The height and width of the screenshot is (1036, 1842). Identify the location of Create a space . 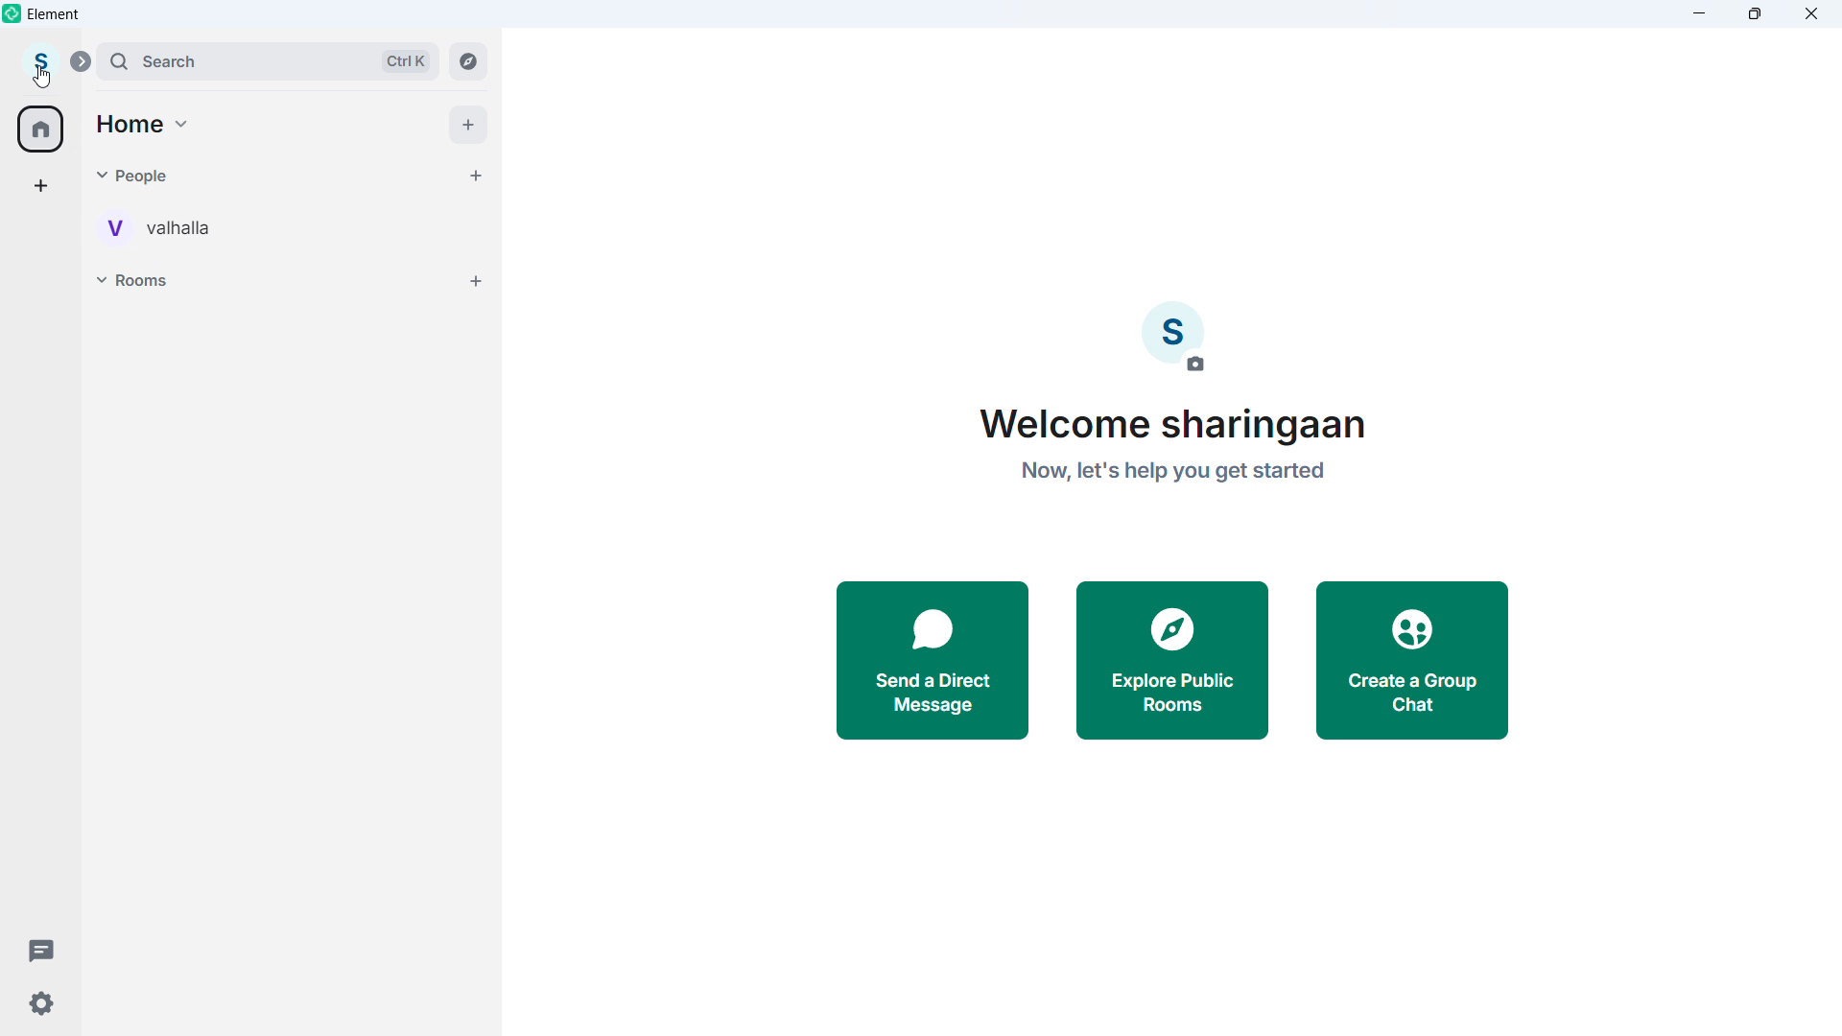
(41, 186).